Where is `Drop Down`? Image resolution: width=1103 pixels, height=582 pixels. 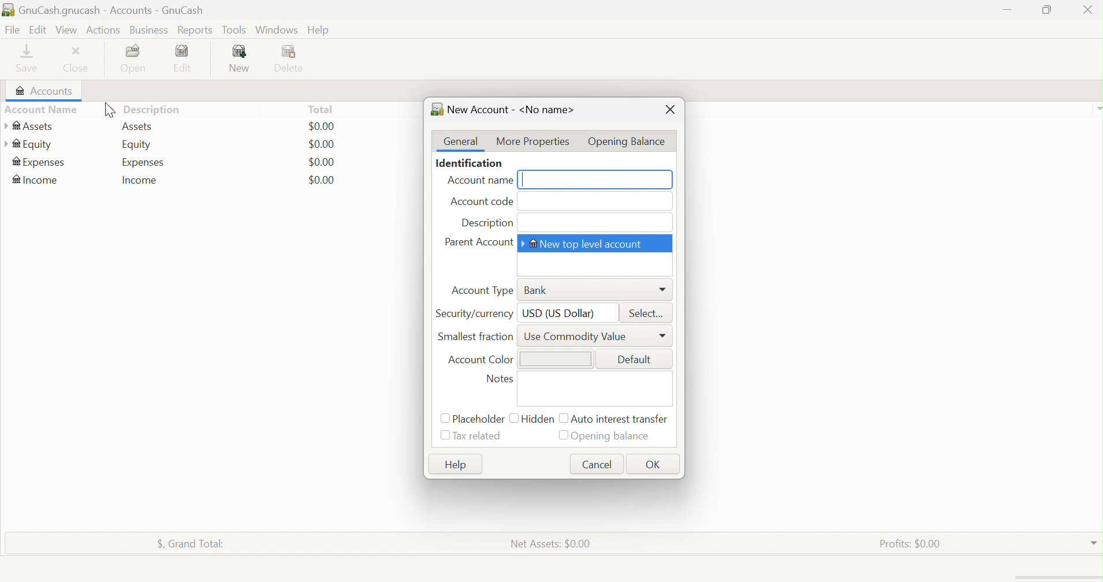 Drop Down is located at coordinates (1096, 108).